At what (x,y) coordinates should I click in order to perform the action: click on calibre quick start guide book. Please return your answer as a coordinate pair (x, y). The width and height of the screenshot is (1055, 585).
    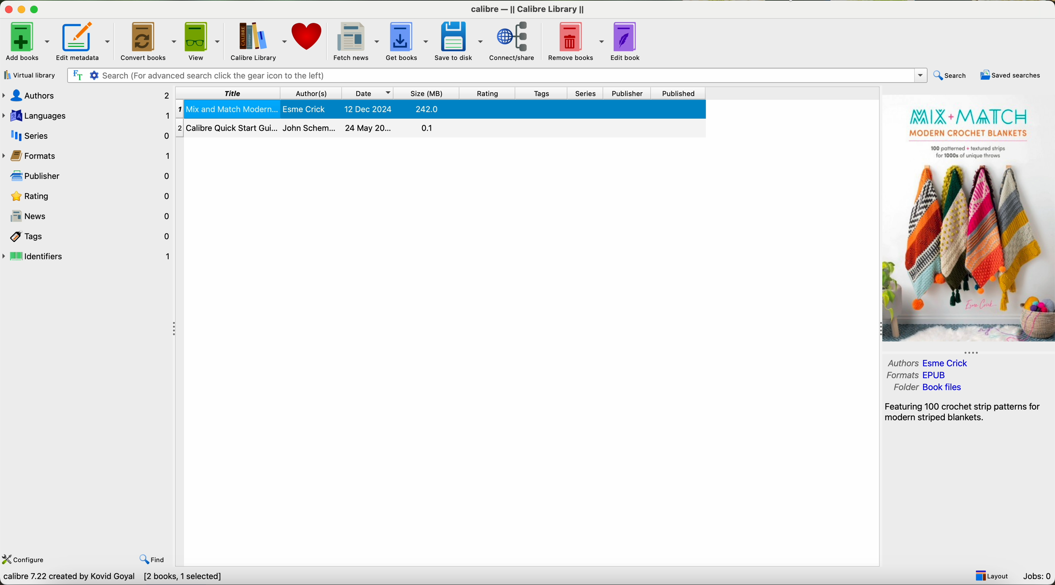
    Looking at the image, I should click on (440, 127).